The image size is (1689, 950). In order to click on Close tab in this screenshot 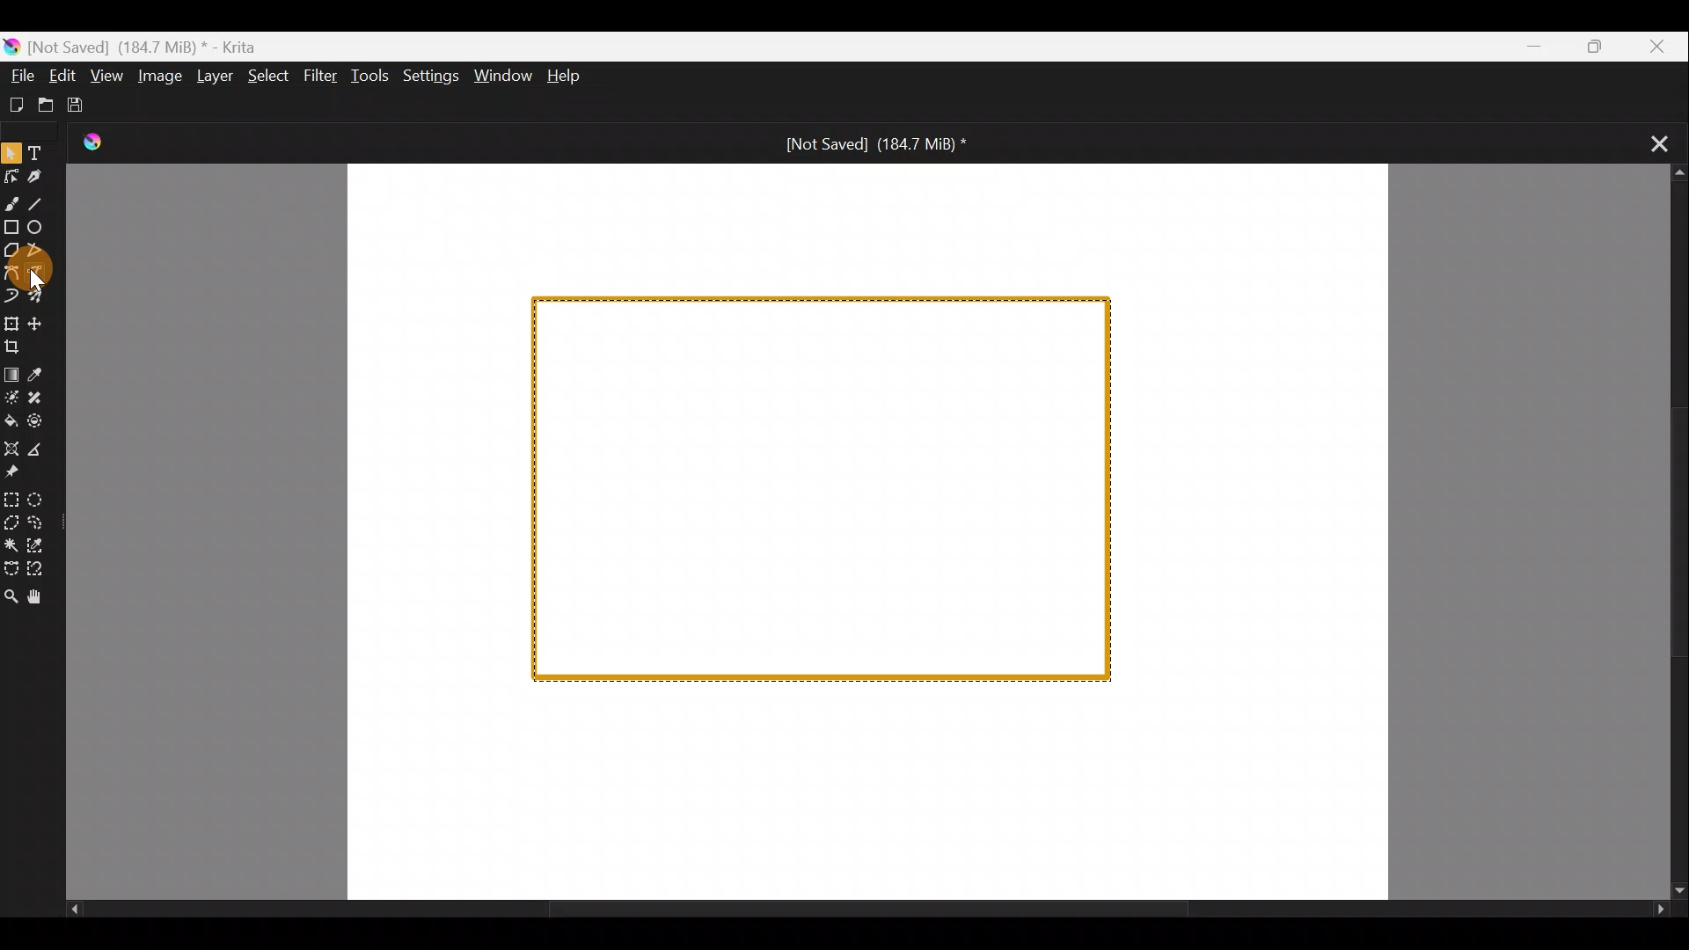, I will do `click(1648, 147)`.